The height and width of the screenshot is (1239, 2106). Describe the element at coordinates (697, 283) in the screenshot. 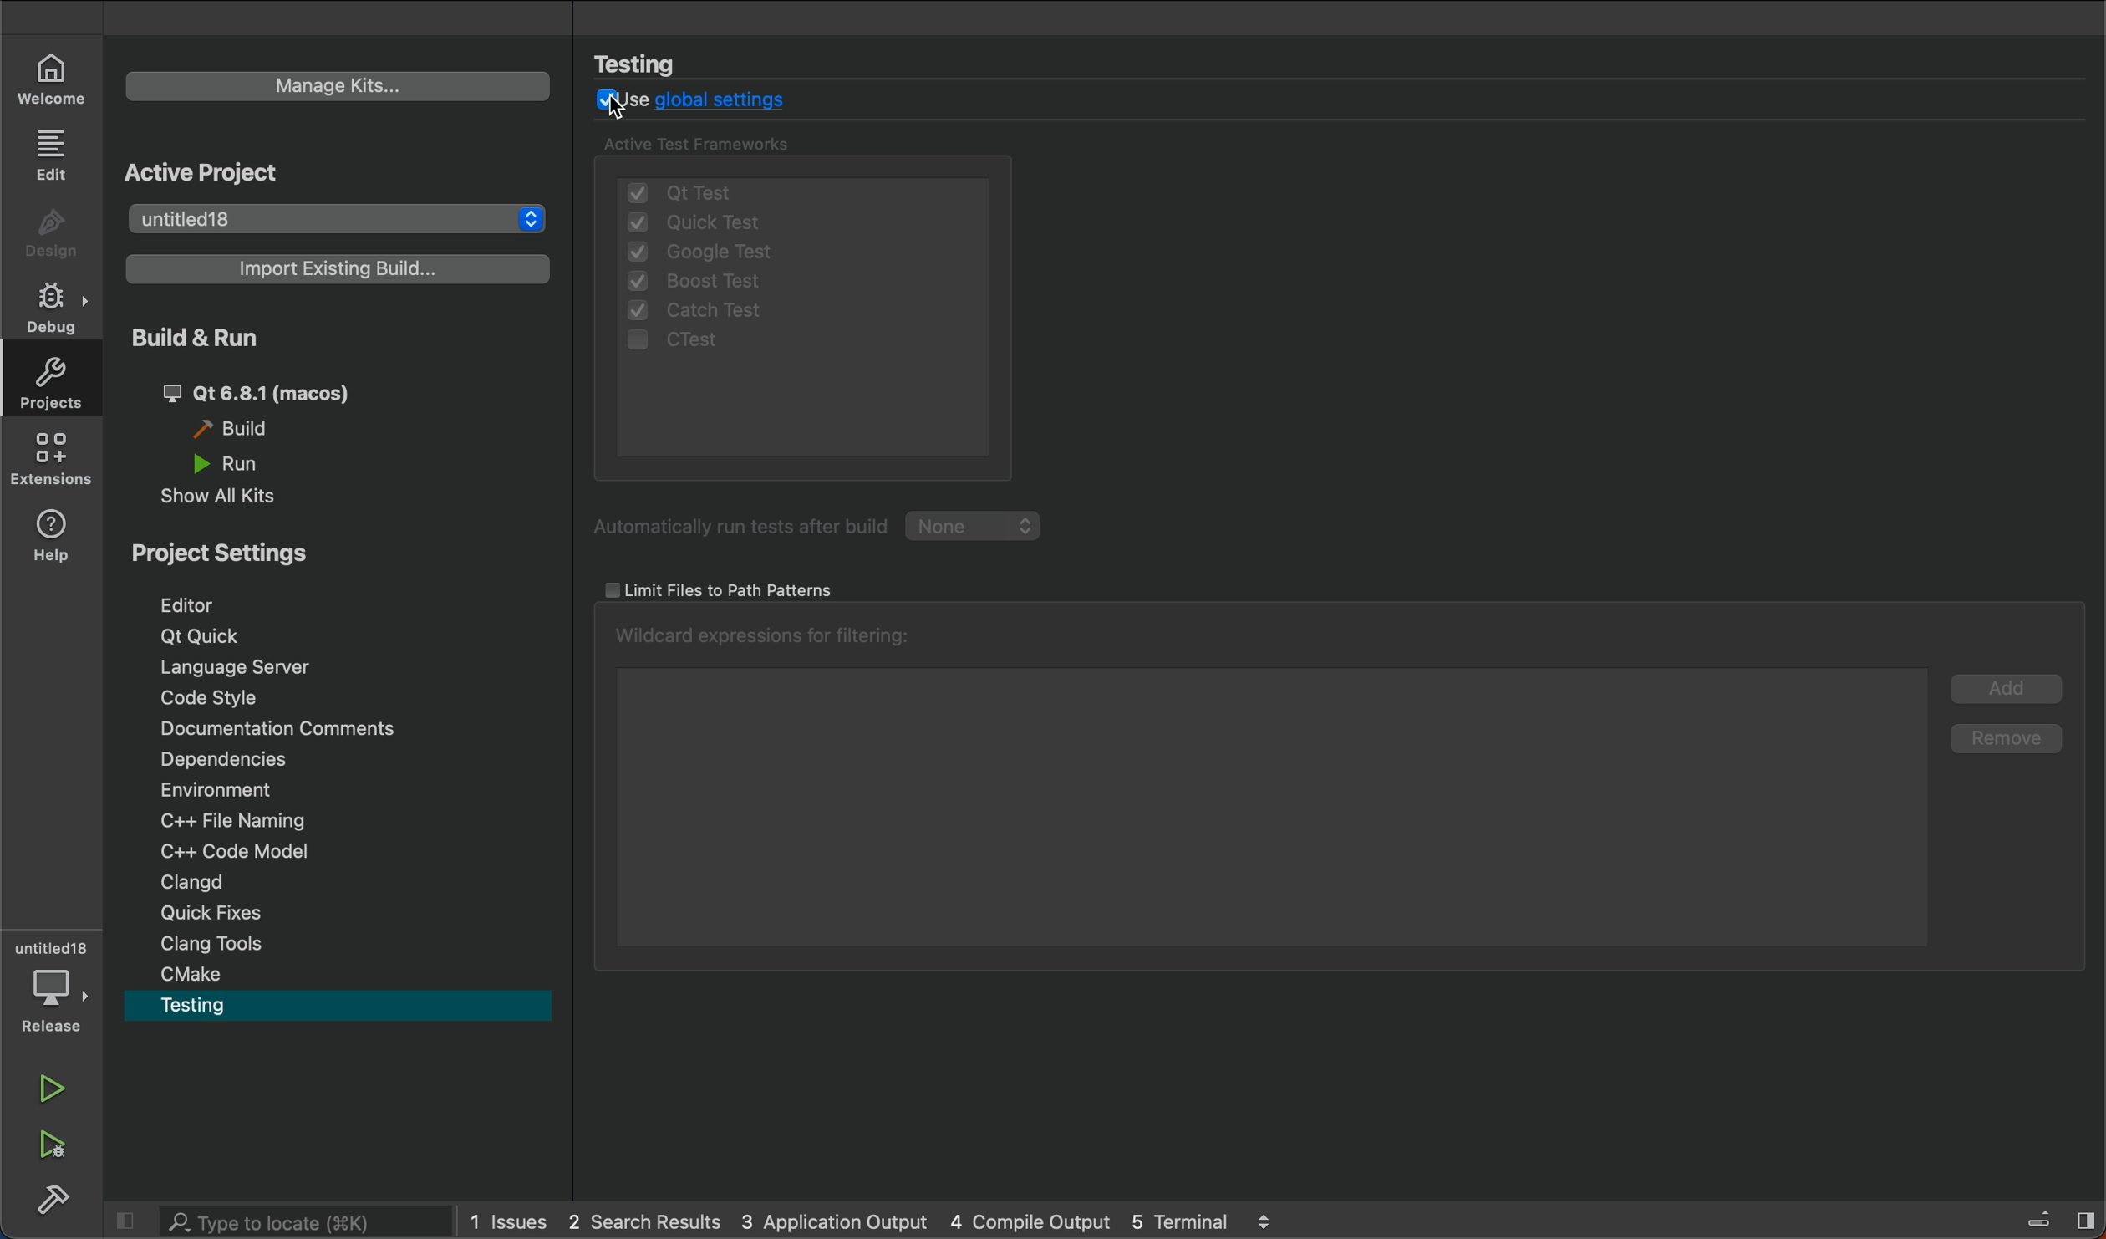

I see `boost test` at that location.